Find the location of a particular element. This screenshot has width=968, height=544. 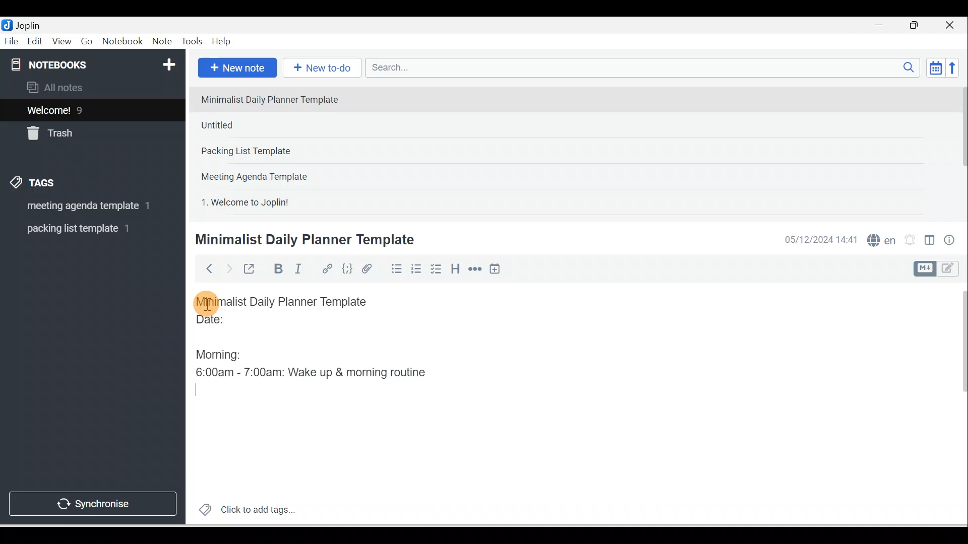

Tools is located at coordinates (192, 41).